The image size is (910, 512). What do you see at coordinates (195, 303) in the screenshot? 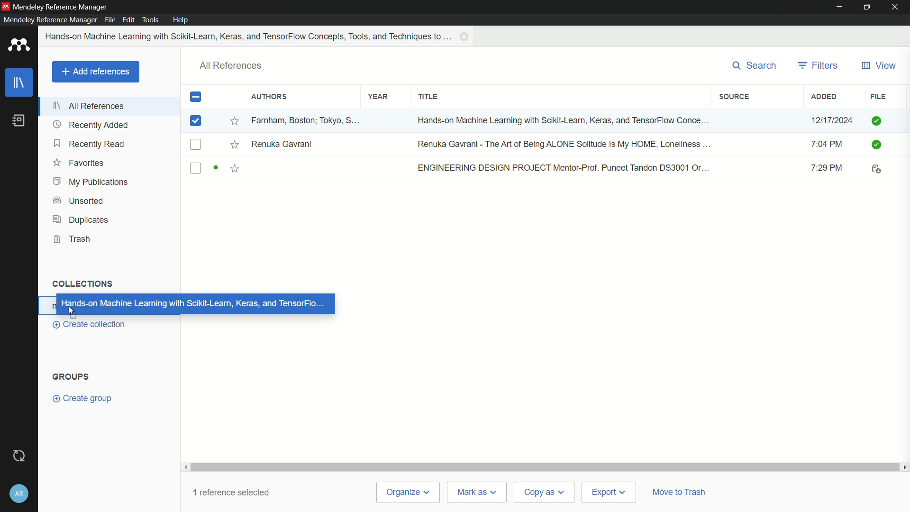
I see `moving reference to collection` at bounding box center [195, 303].